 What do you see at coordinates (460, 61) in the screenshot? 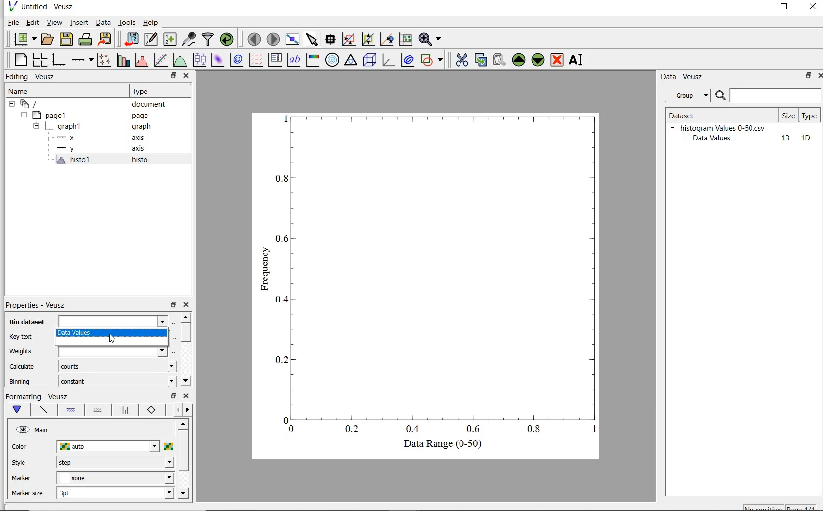
I see `cut the the selected widget` at bounding box center [460, 61].